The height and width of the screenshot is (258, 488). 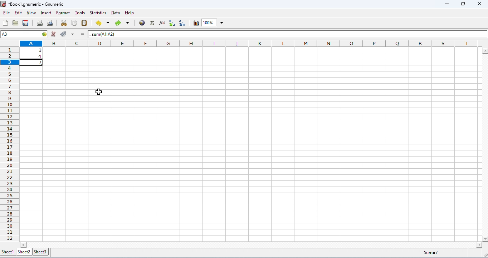 I want to click on copy, so click(x=75, y=23).